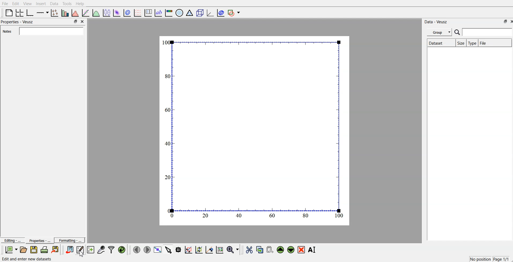  Describe the element at coordinates (270, 249) in the screenshot. I see `paste` at that location.